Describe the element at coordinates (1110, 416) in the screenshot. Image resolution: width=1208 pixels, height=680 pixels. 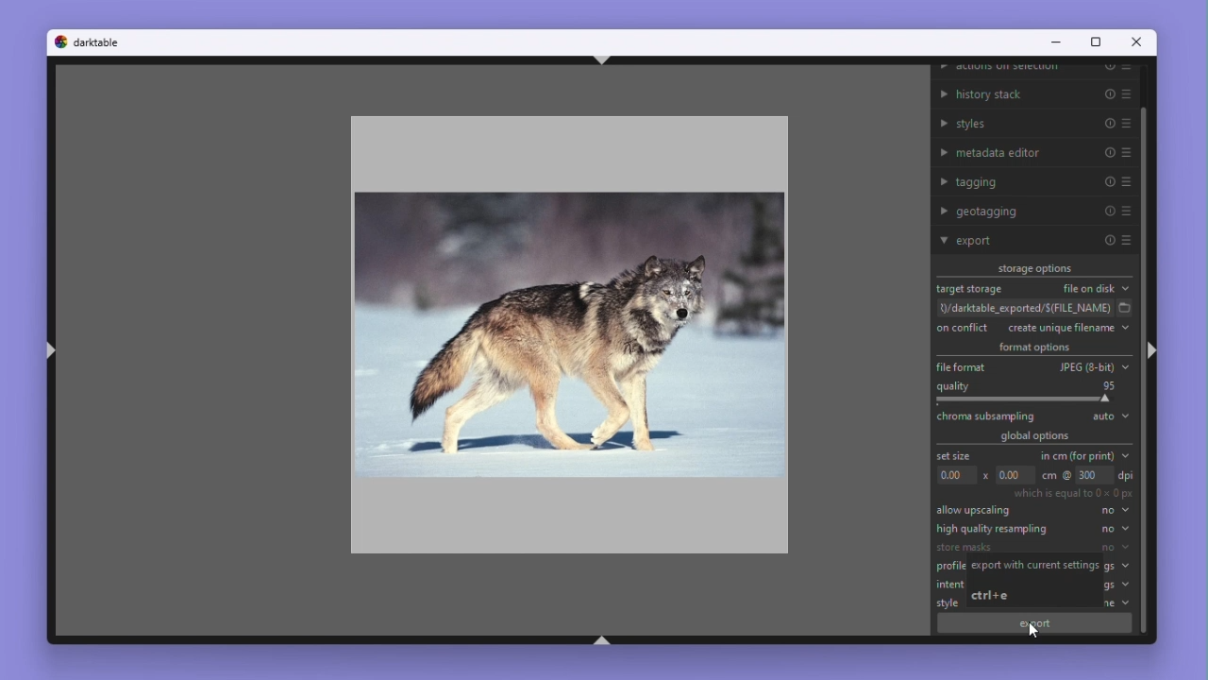
I see `Auto` at that location.